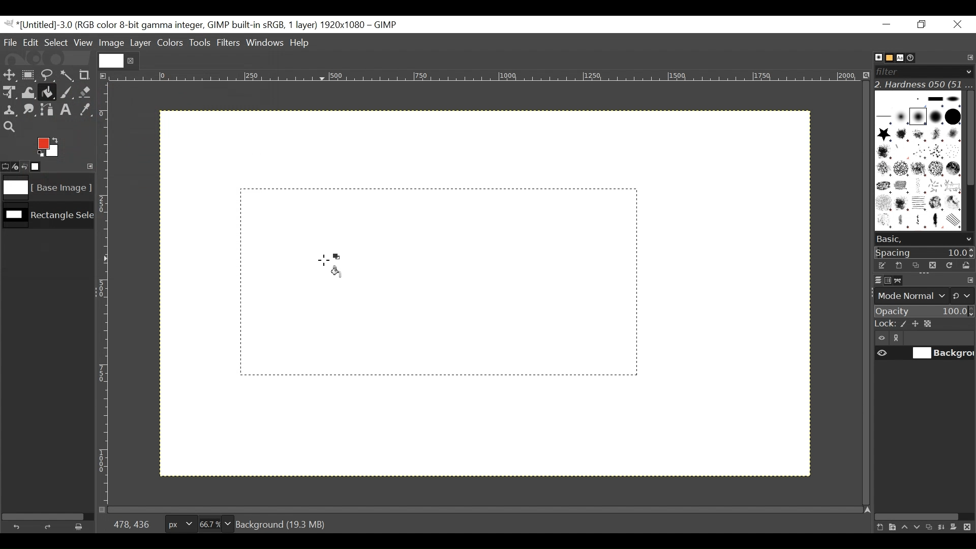 This screenshot has width=976, height=549. I want to click on Help, so click(301, 44).